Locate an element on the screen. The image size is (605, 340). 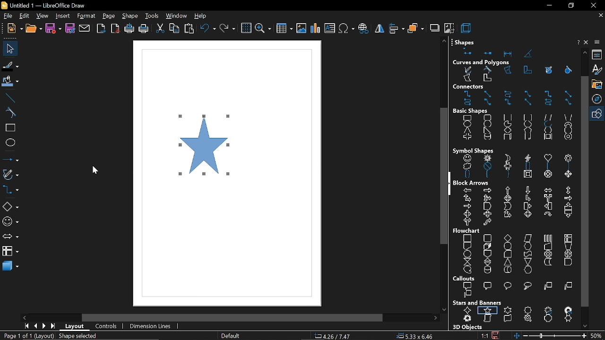
connectors is located at coordinates (514, 99).